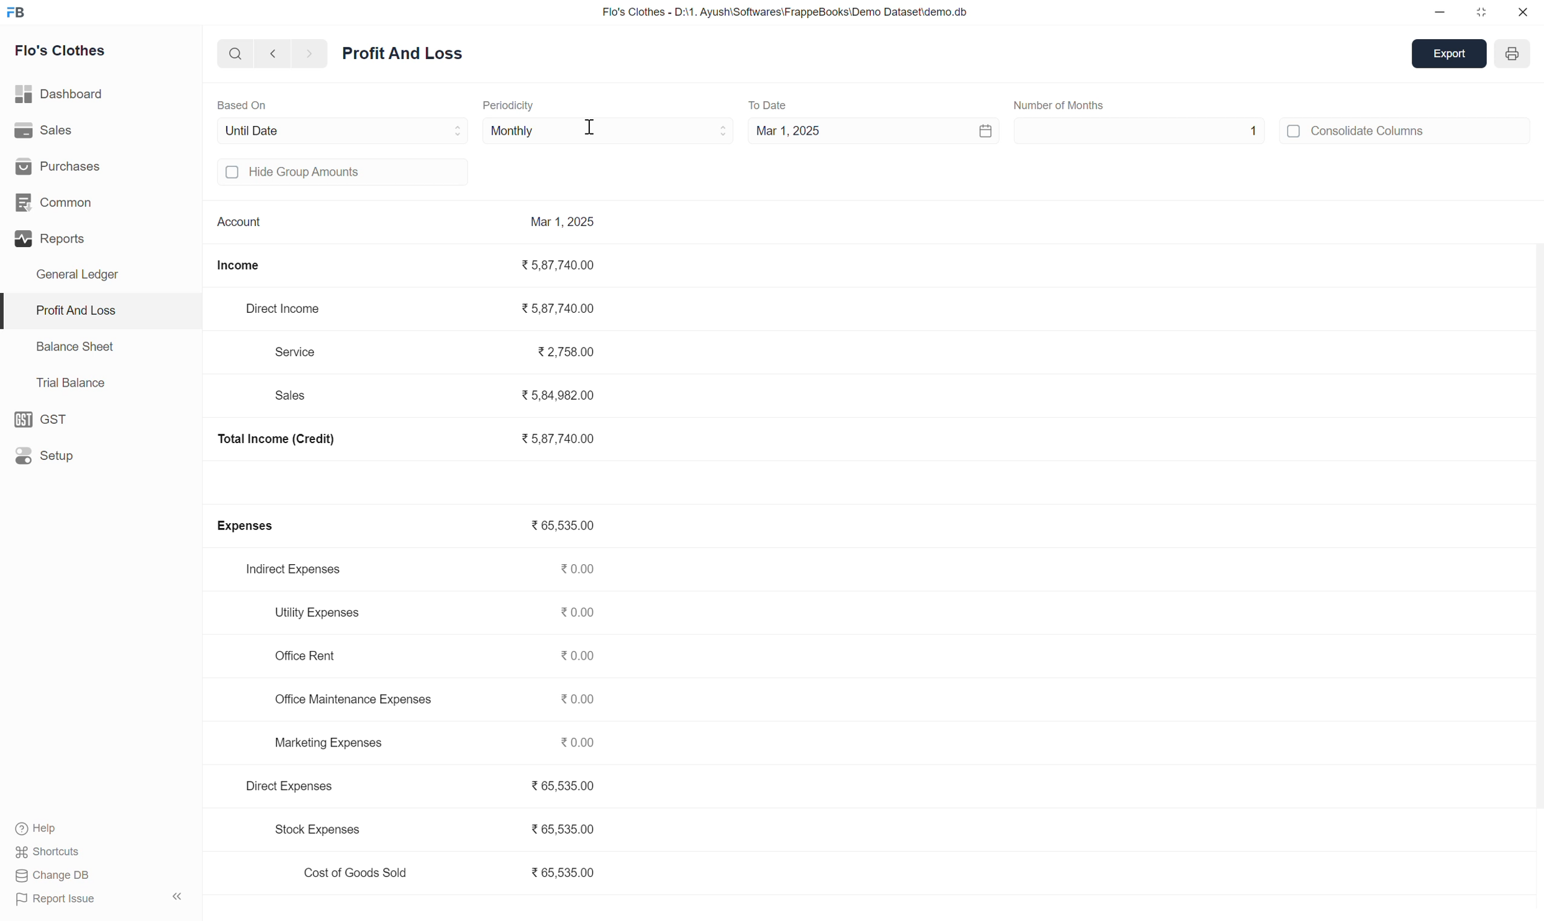 The width and height of the screenshot is (1544, 921). Describe the element at coordinates (1480, 12) in the screenshot. I see `restore down` at that location.